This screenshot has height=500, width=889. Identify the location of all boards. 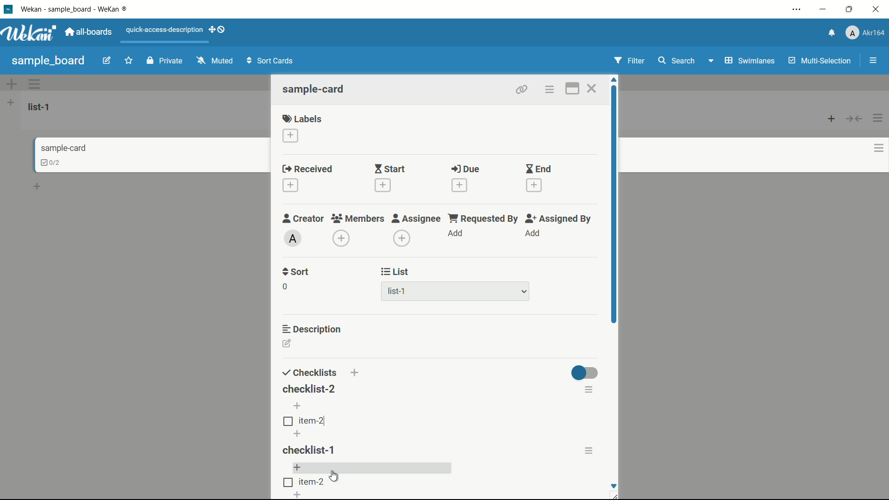
(89, 32).